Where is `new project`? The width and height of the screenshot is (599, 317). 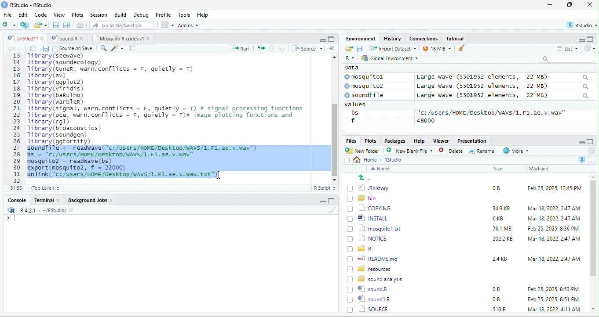 new project is located at coordinates (25, 25).